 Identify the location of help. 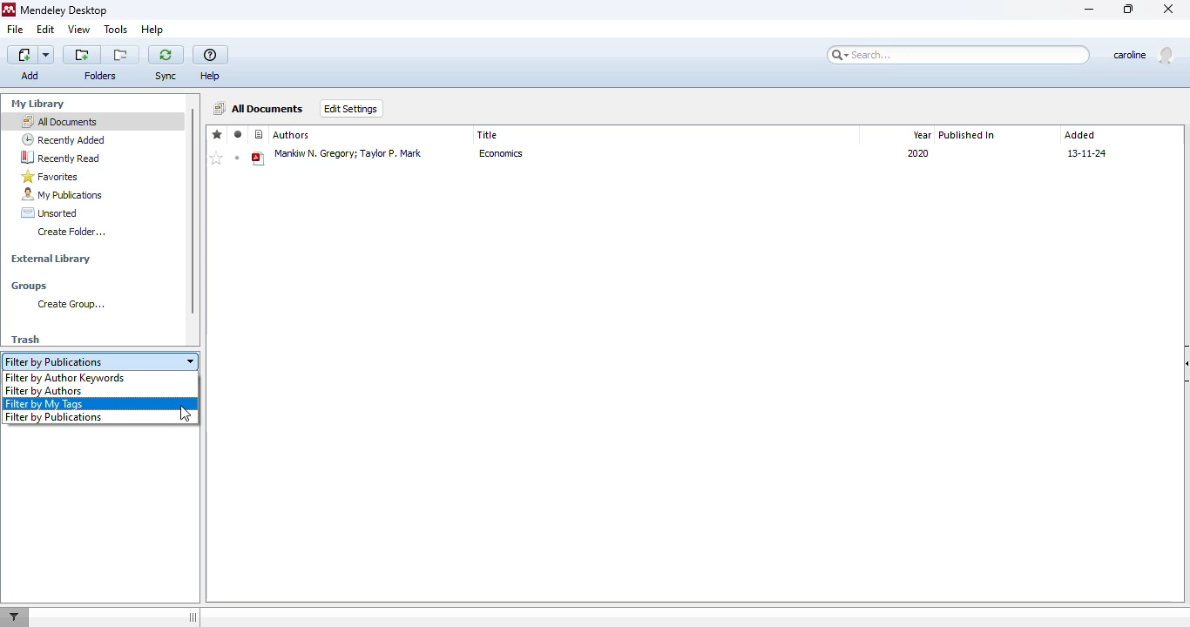
(210, 76).